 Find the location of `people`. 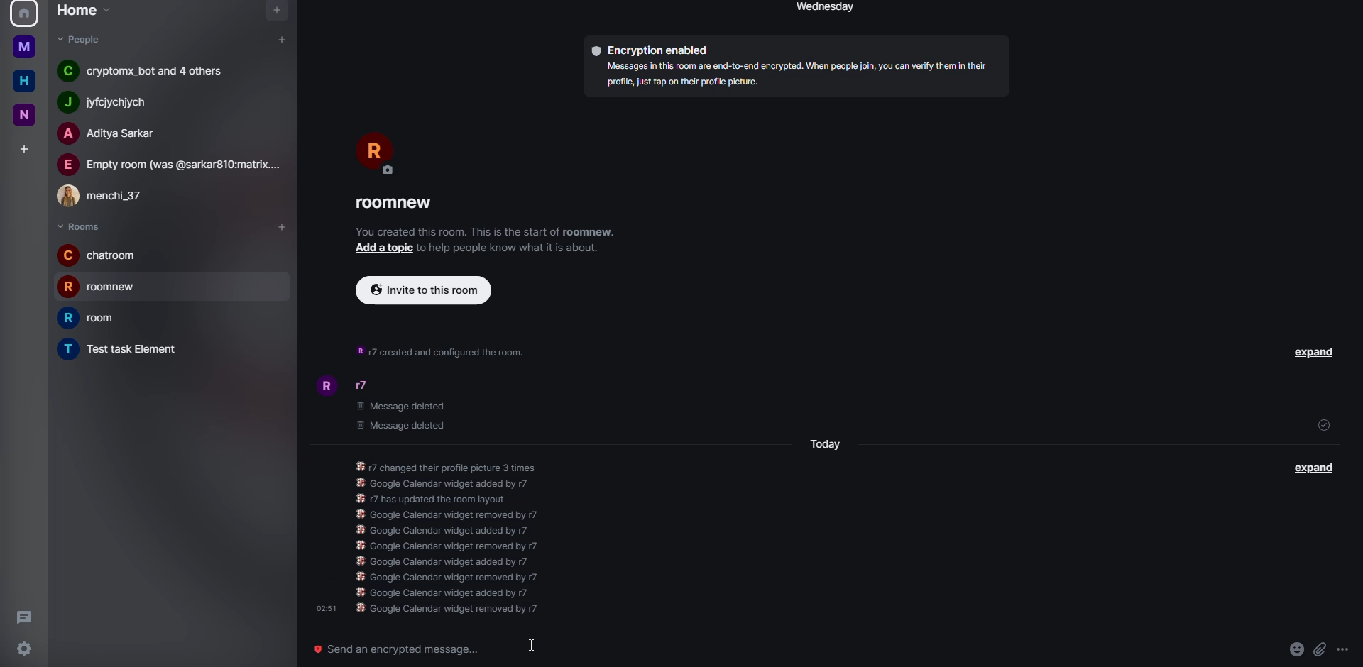

people is located at coordinates (106, 196).